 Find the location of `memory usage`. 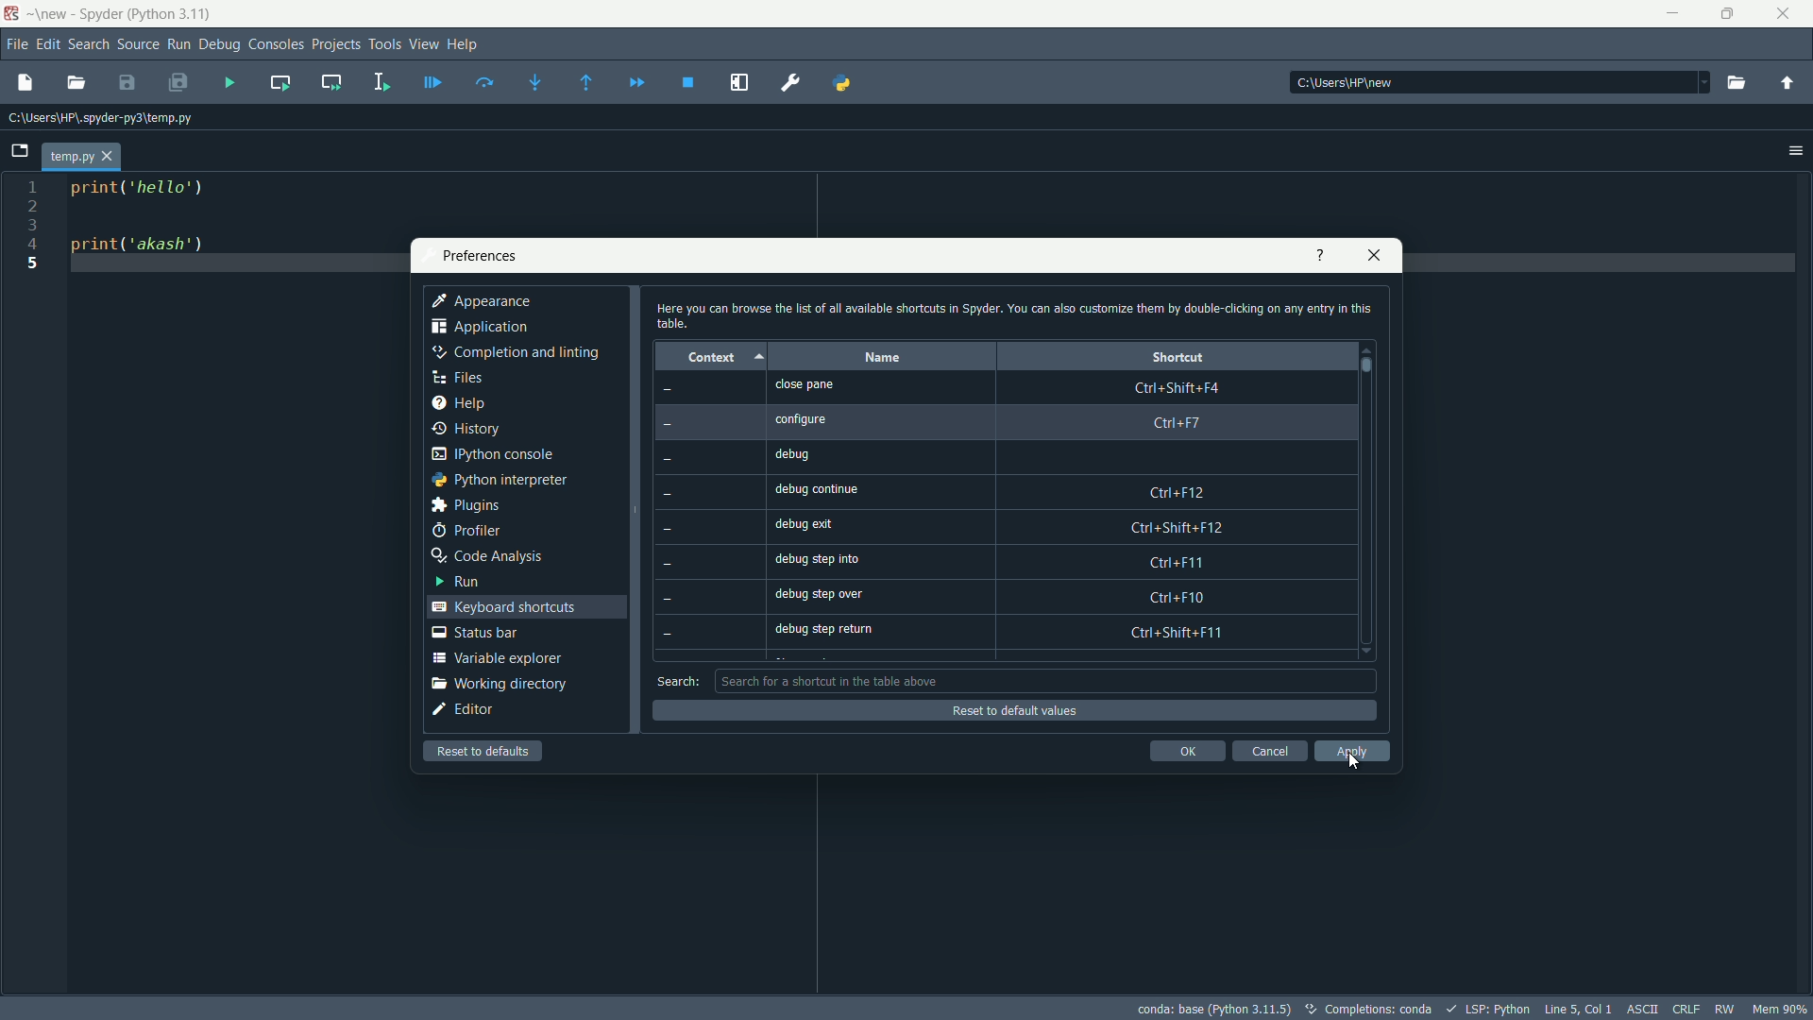

memory usage is located at coordinates (1781, 1009).